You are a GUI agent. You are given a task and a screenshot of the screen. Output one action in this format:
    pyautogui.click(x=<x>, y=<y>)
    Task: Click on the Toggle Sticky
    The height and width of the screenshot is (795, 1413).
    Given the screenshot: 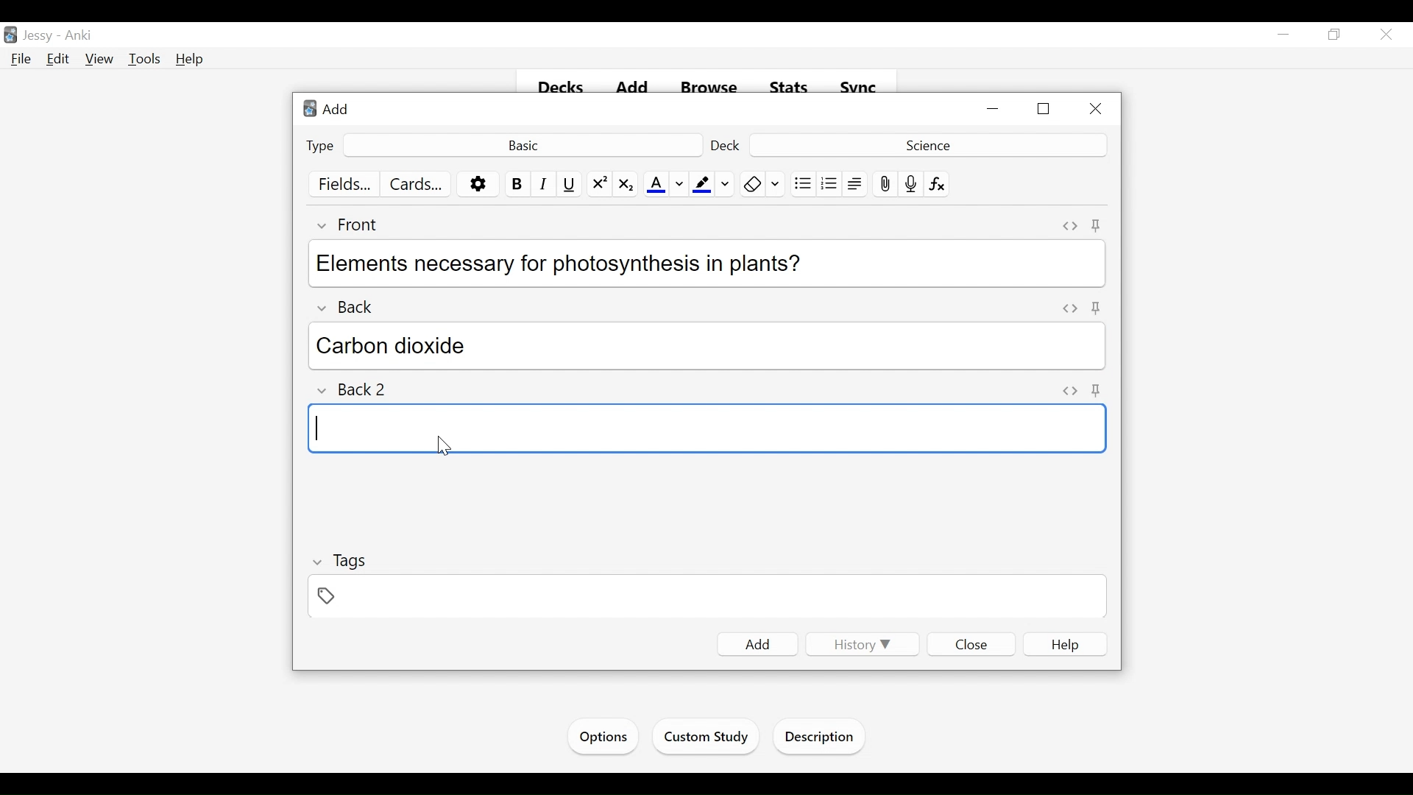 What is the action you would take?
    pyautogui.click(x=1094, y=308)
    